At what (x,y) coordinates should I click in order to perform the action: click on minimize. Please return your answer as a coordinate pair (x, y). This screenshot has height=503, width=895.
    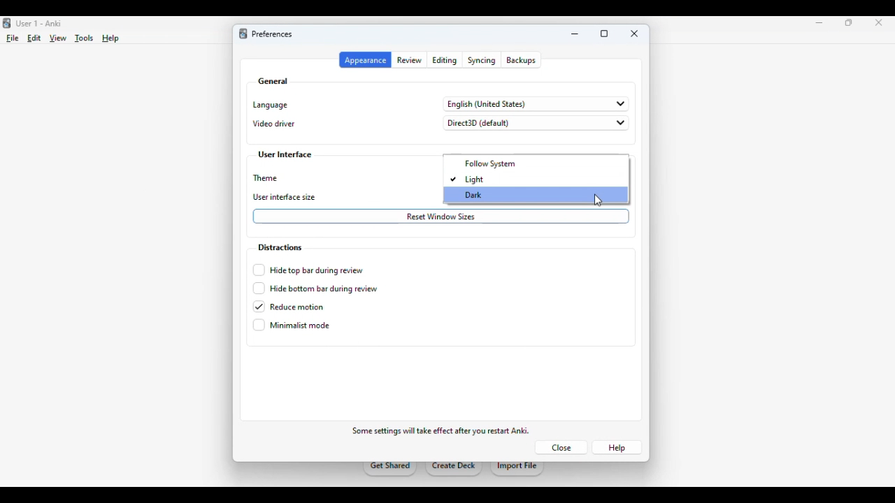
    Looking at the image, I should click on (819, 23).